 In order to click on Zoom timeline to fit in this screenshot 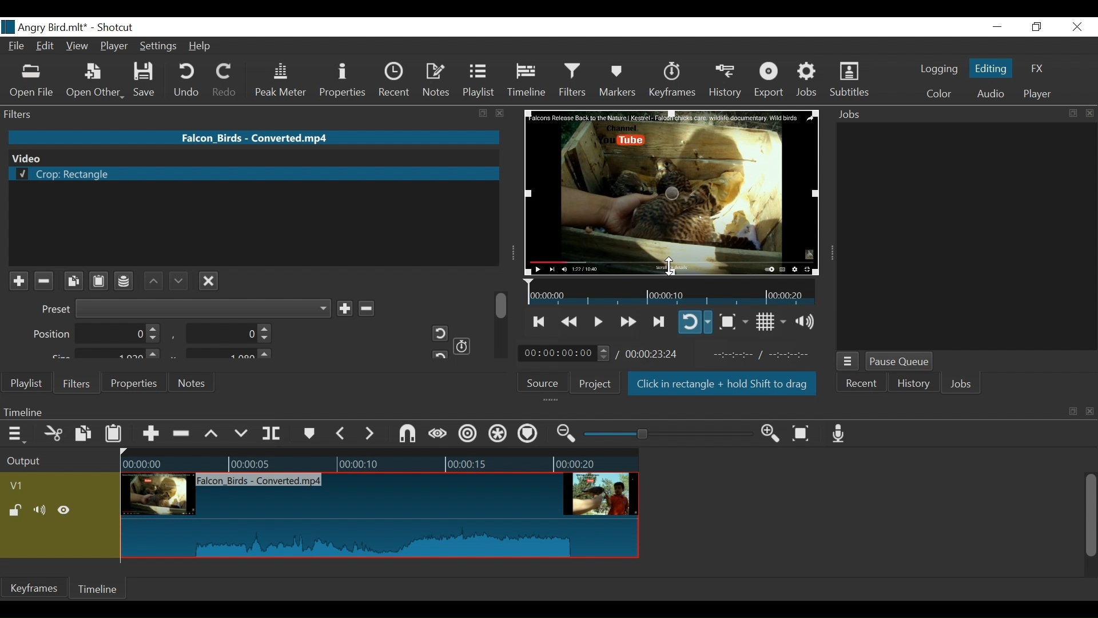, I will do `click(805, 433)`.